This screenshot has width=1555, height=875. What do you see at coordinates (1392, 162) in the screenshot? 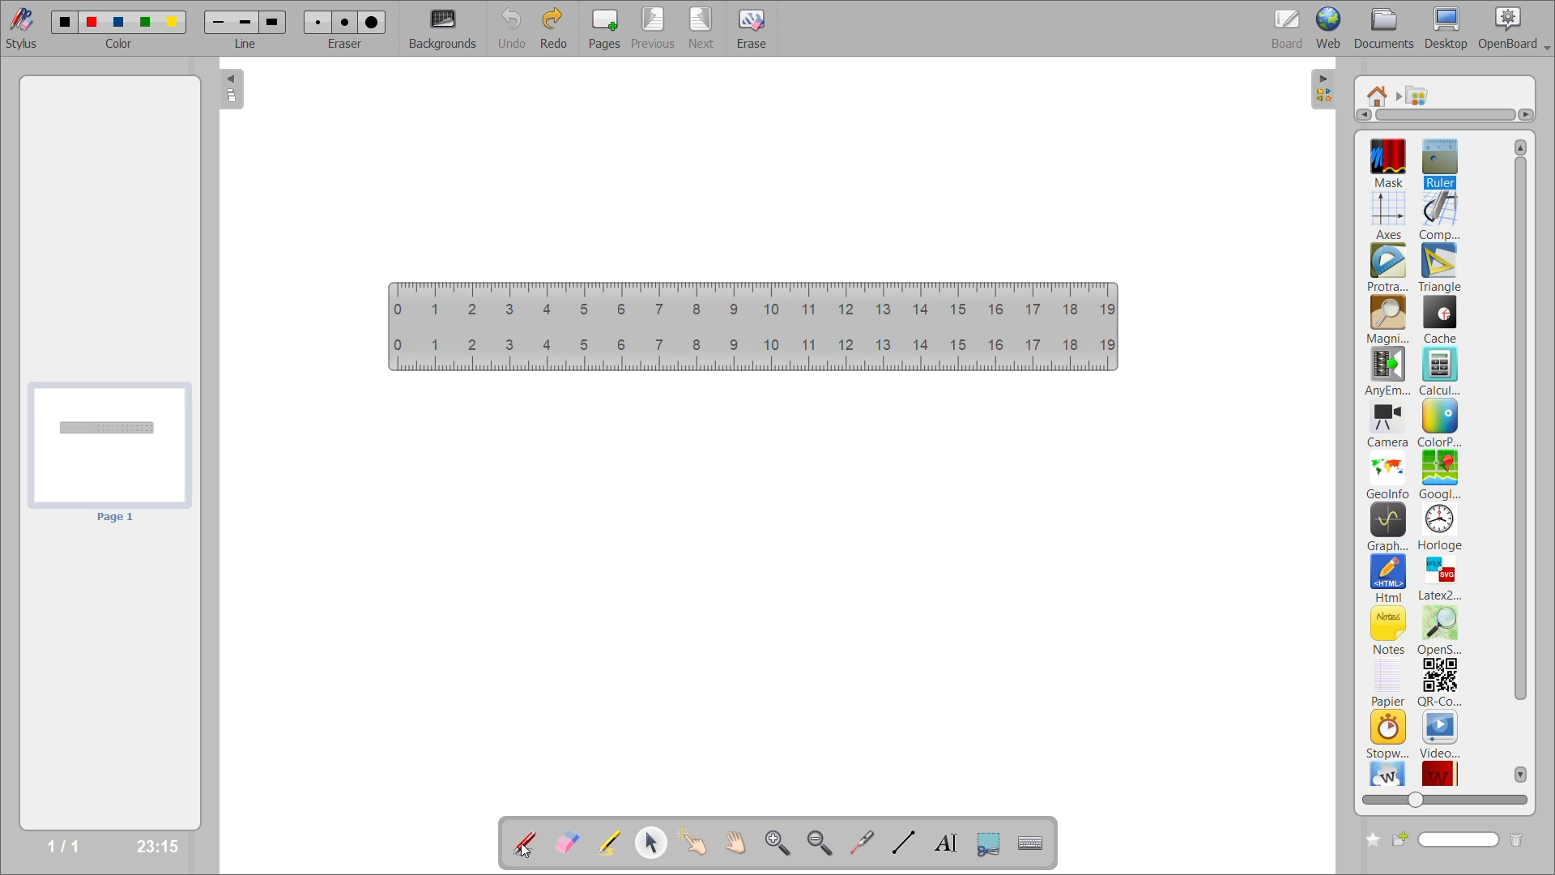
I see `mask` at bounding box center [1392, 162].